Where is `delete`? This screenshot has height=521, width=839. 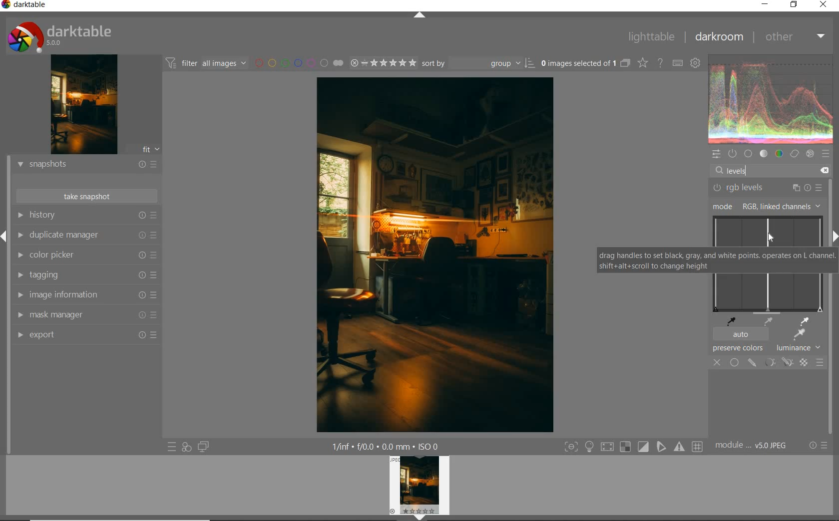 delete is located at coordinates (825, 171).